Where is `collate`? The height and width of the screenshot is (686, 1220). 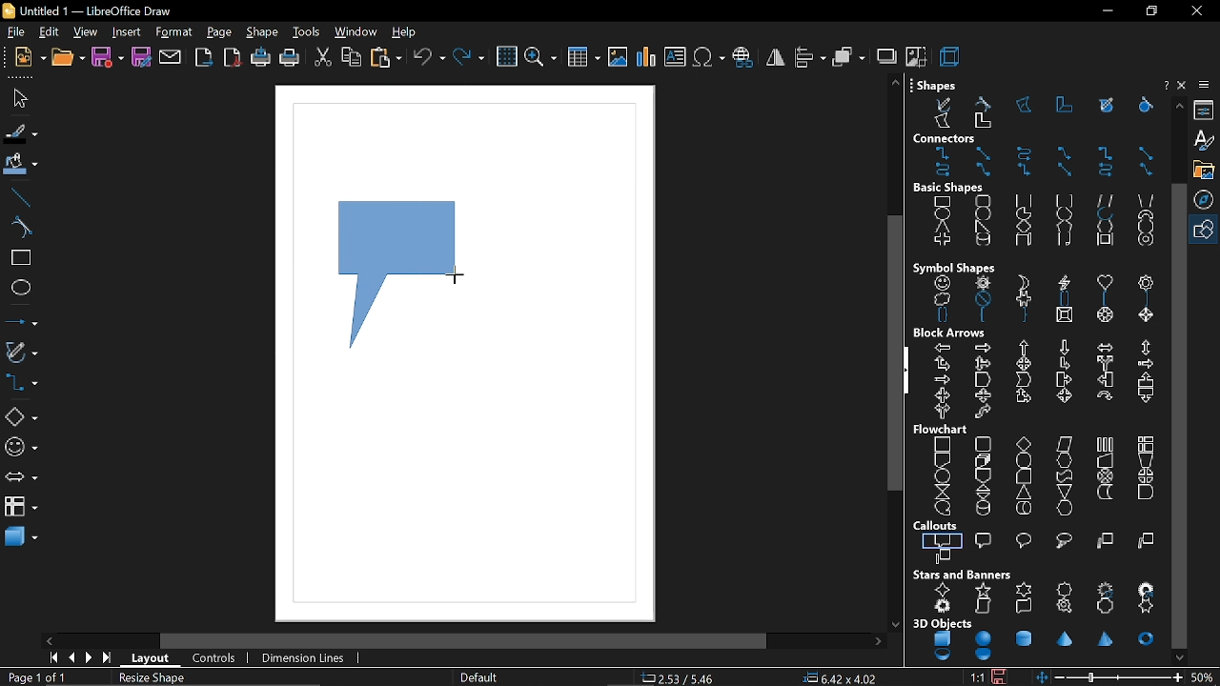 collate is located at coordinates (940, 492).